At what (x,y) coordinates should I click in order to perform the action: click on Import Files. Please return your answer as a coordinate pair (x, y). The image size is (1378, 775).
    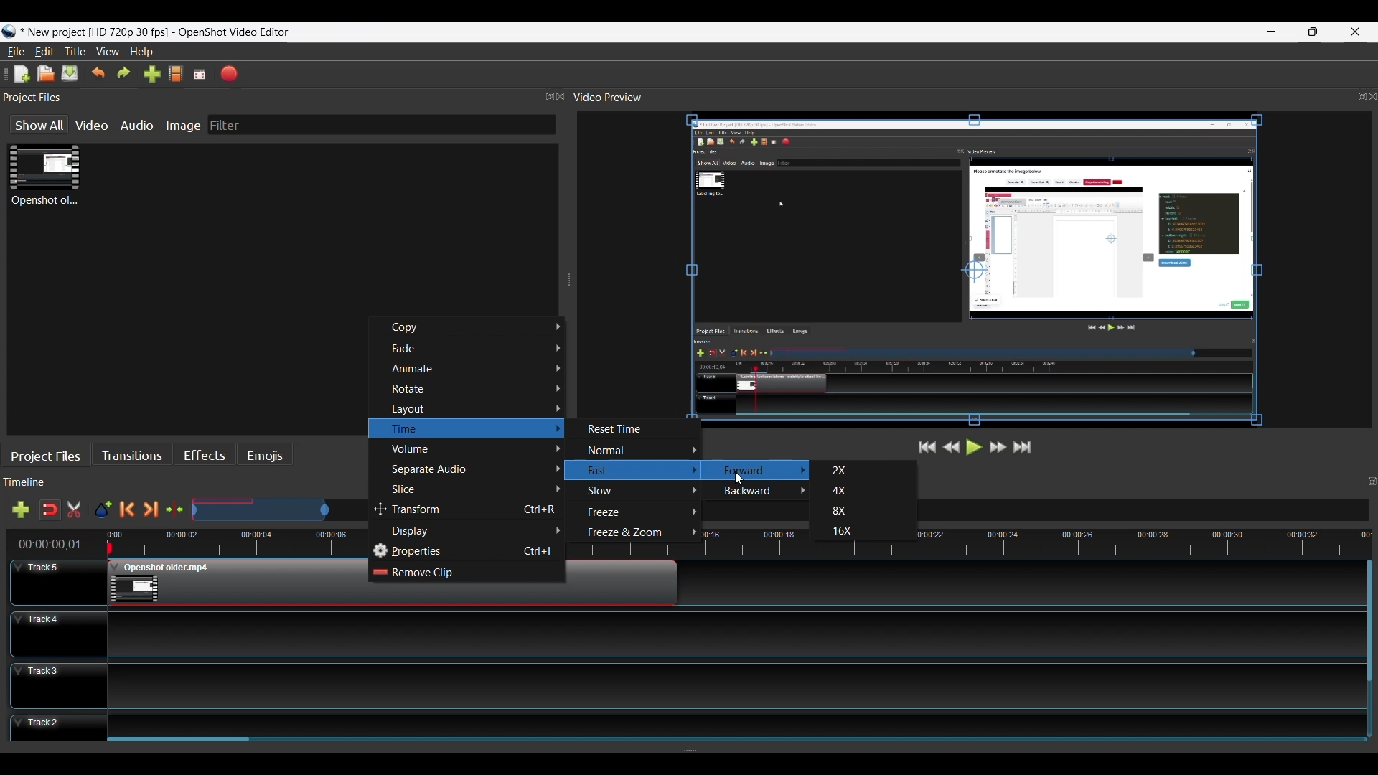
    Looking at the image, I should click on (152, 74).